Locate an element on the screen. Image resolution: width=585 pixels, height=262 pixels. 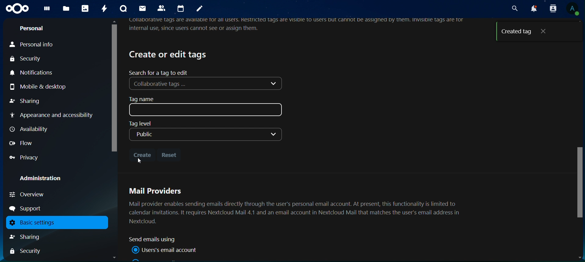
tag name is located at coordinates (207, 106).